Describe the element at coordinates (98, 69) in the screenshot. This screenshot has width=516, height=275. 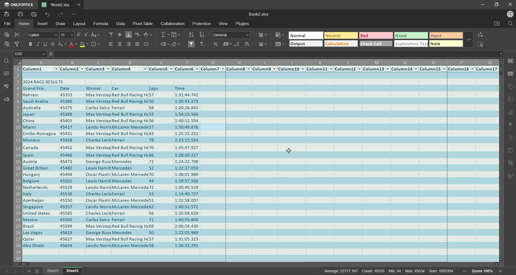
I see `Column ` at that location.